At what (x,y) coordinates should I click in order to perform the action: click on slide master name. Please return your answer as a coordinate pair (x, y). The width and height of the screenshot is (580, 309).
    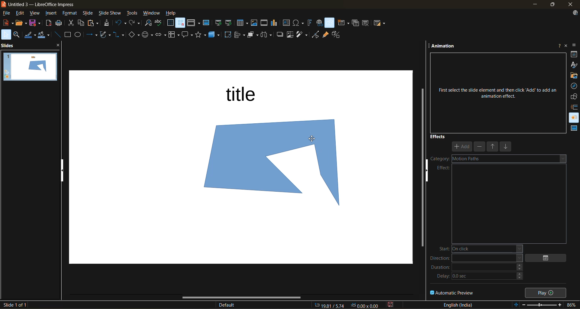
    Looking at the image, I should click on (230, 305).